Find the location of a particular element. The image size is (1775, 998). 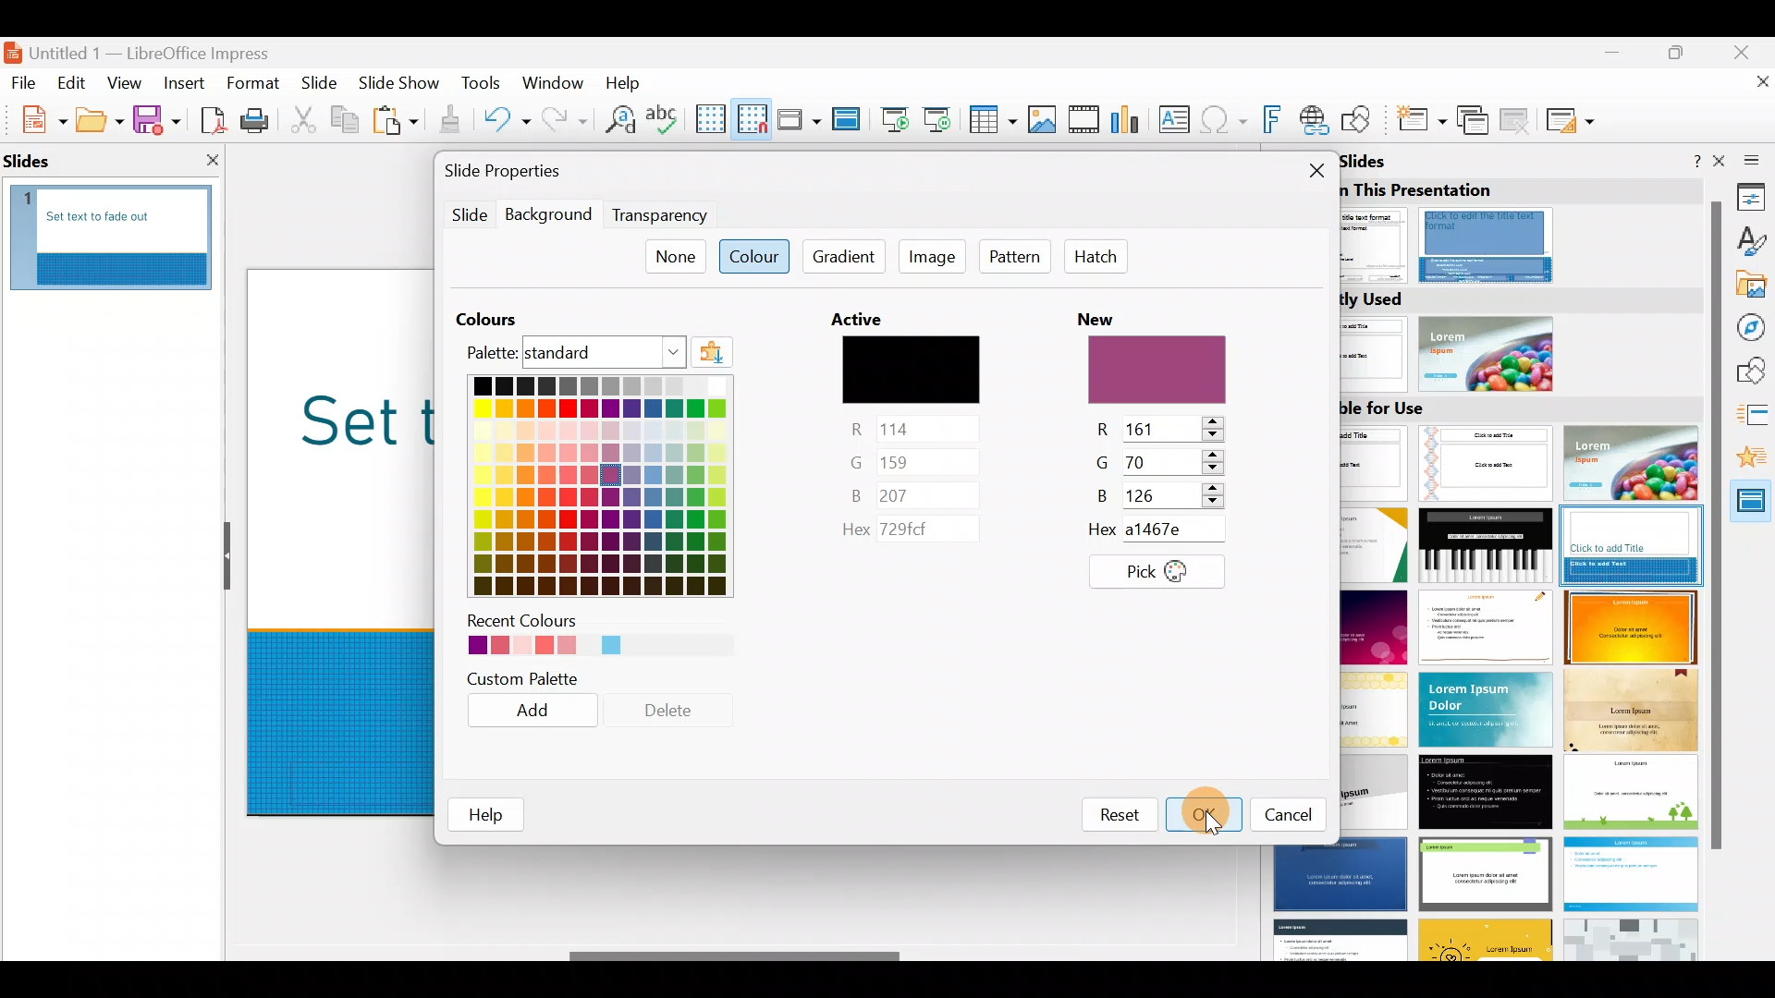

Start from first slide is located at coordinates (895, 117).